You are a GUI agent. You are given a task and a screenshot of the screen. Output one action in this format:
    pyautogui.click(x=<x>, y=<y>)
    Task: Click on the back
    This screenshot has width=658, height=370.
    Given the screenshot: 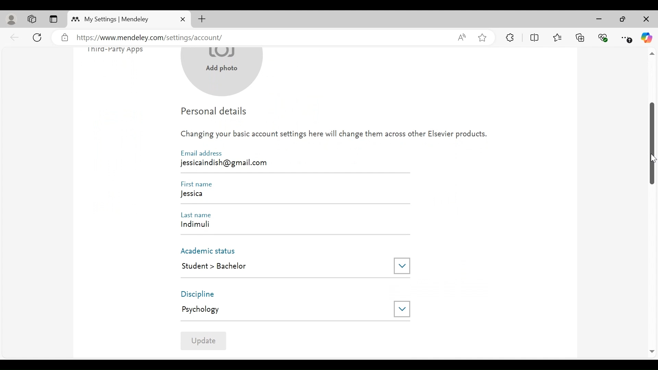 What is the action you would take?
    pyautogui.click(x=15, y=37)
    